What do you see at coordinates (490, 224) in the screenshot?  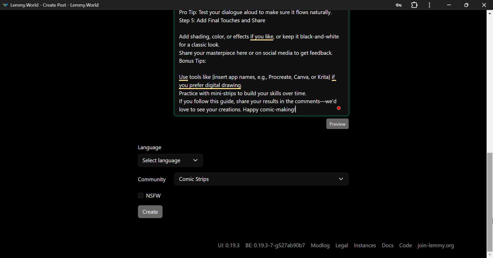 I see `MOUSE_UP Cursor Position` at bounding box center [490, 224].